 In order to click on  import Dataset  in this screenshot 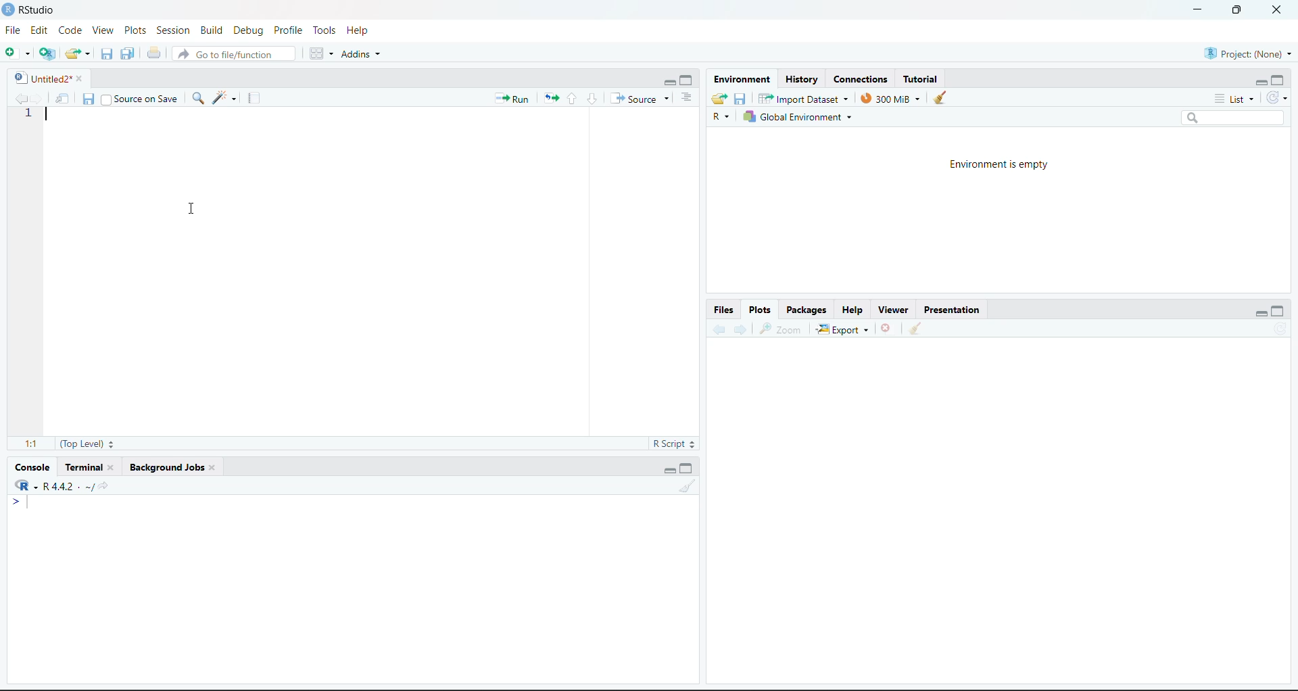, I will do `click(805, 97)`.